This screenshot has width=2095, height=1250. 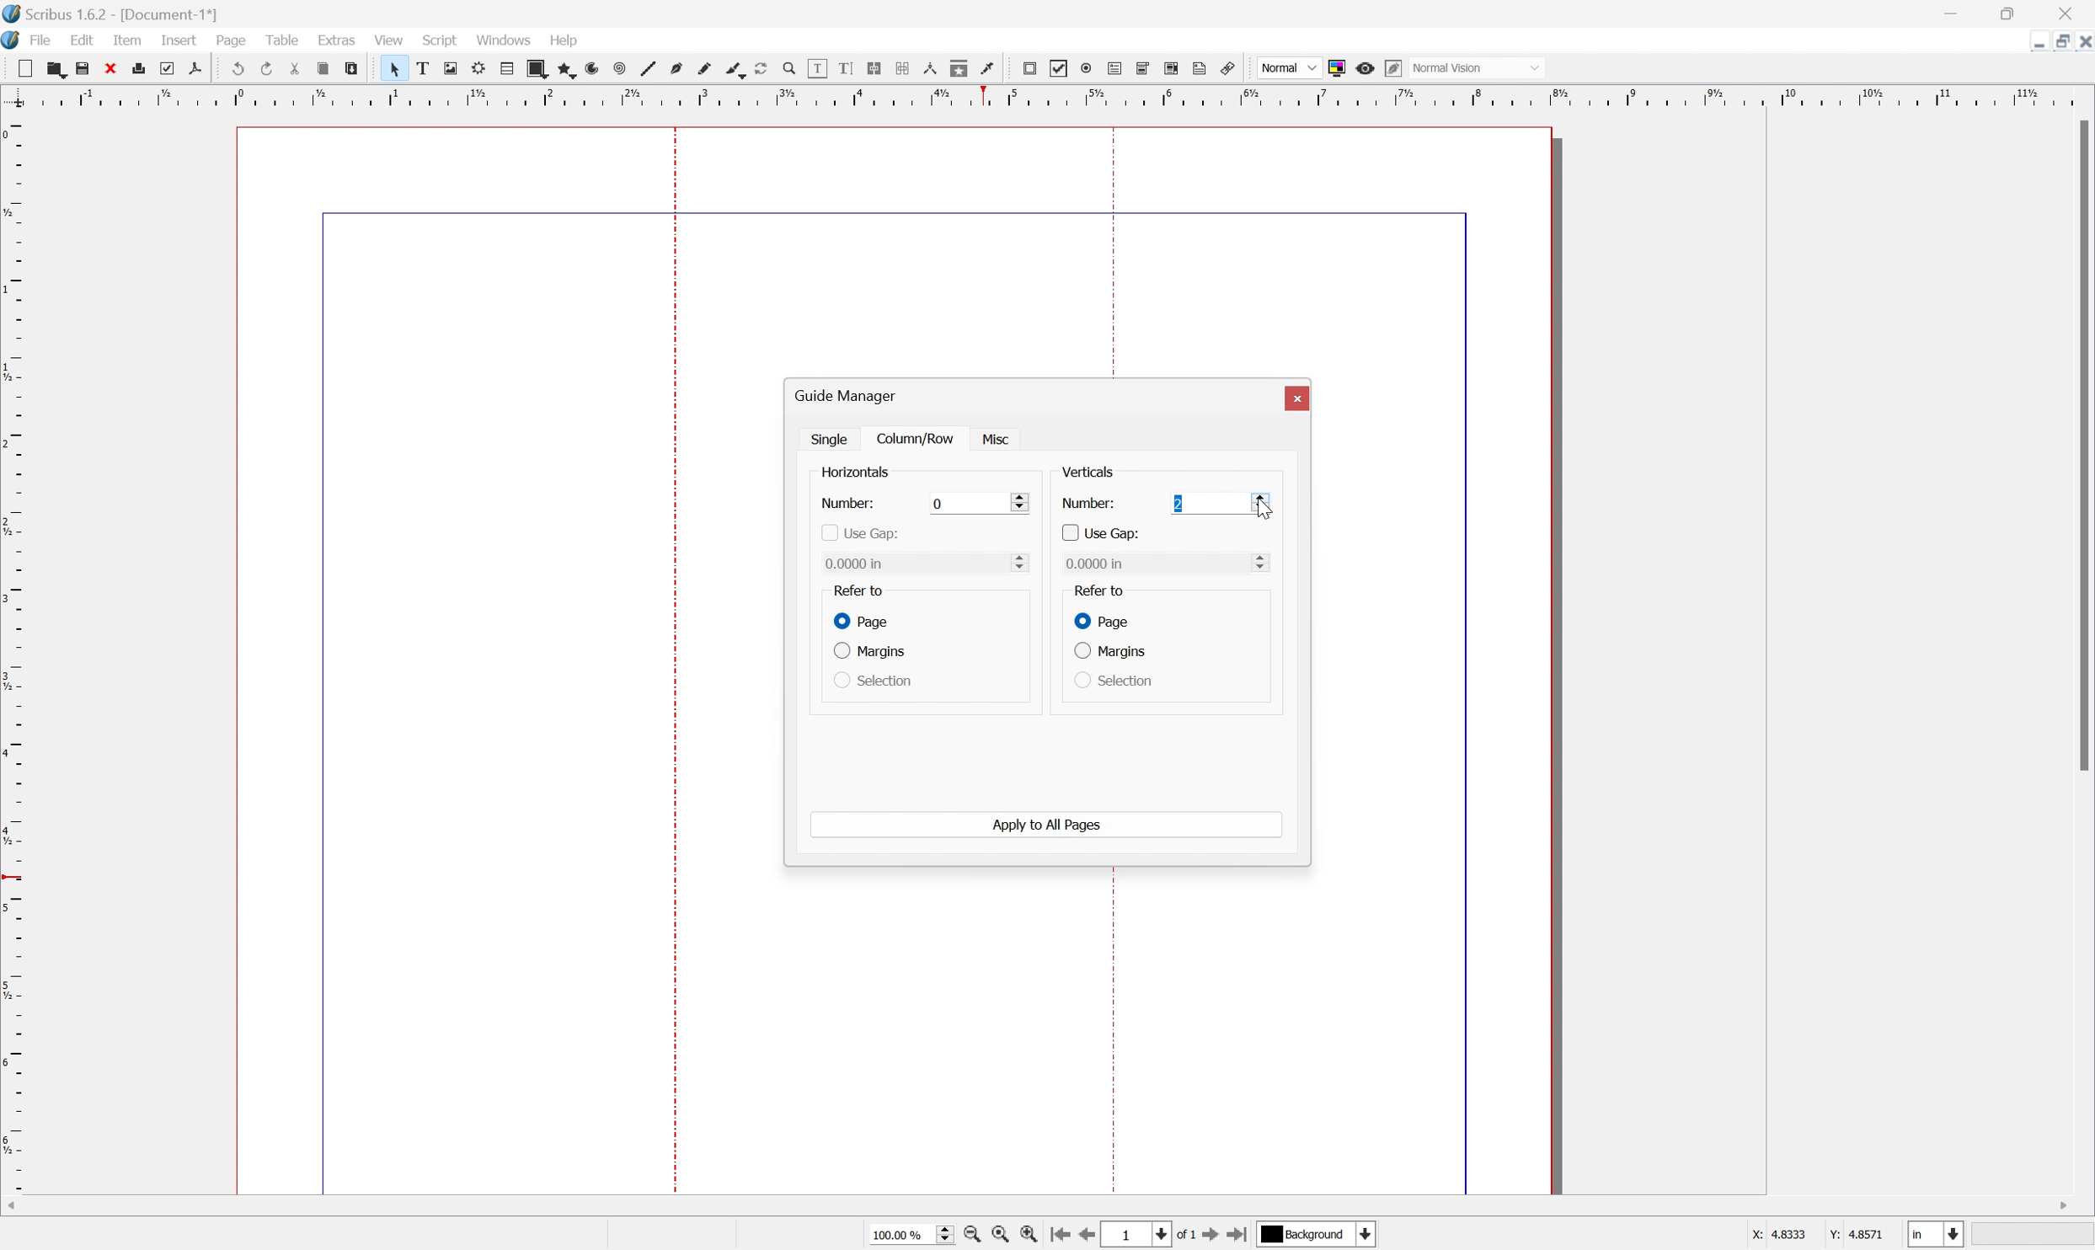 What do you see at coordinates (928, 68) in the screenshot?
I see `measurements` at bounding box center [928, 68].